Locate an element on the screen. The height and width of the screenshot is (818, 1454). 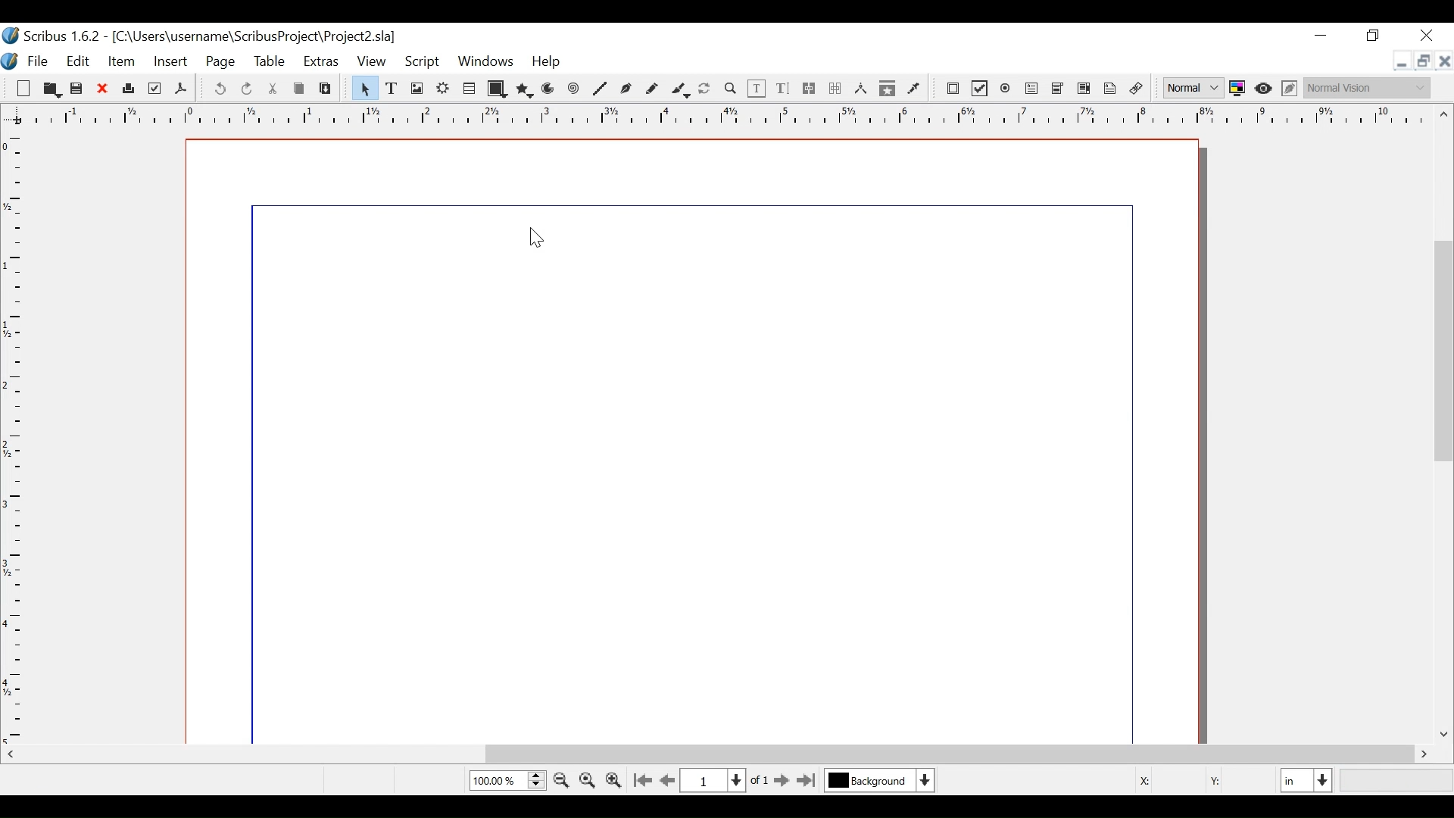
Edit in Preview mode is located at coordinates (1291, 88).